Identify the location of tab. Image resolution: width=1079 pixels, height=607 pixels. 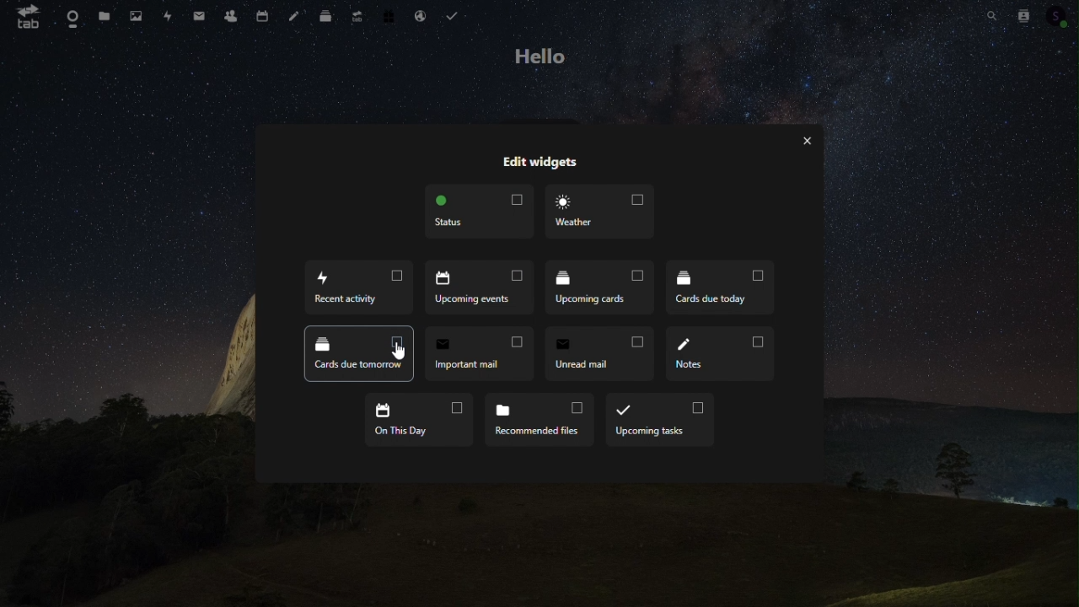
(23, 18).